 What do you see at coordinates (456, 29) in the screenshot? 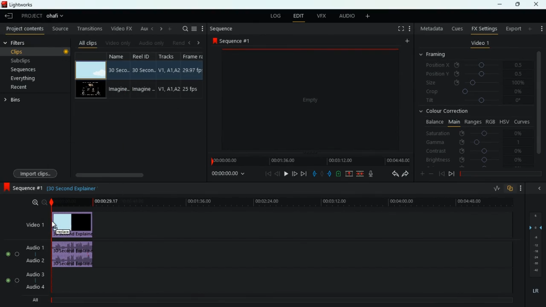
I see `cues` at bounding box center [456, 29].